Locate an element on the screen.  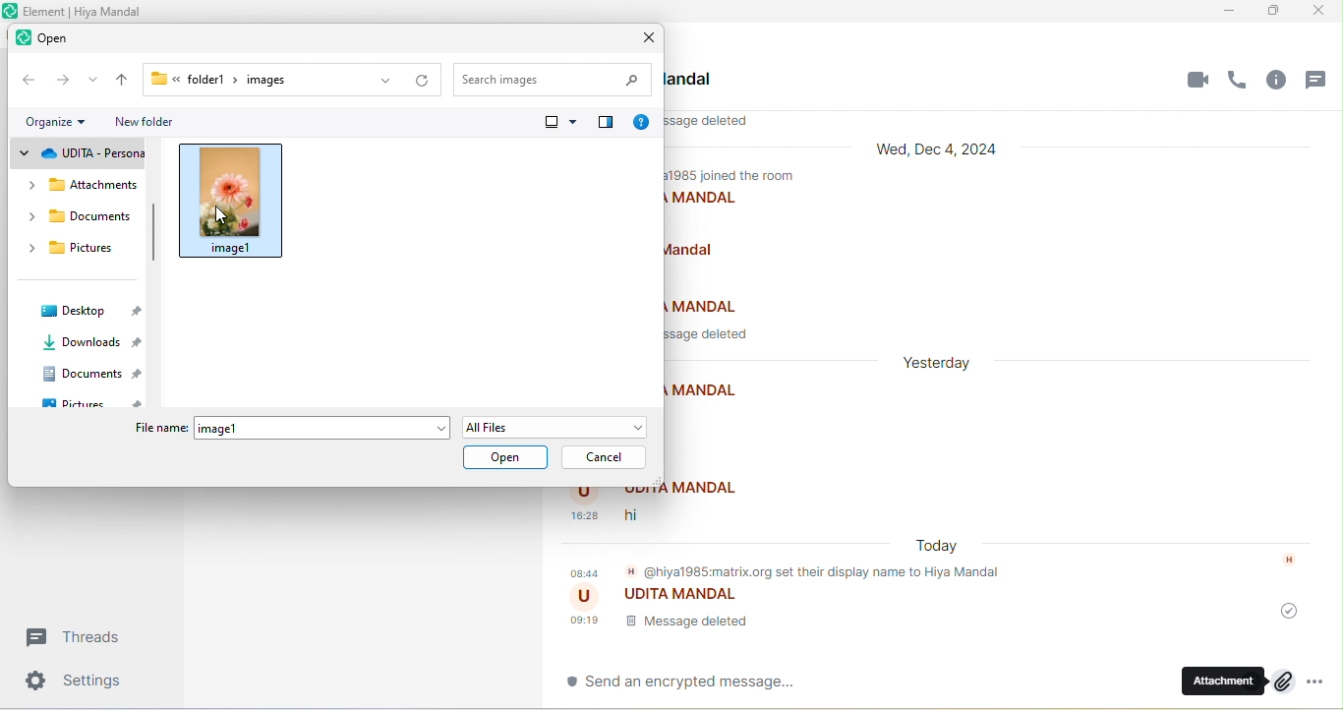
previous location is located at coordinates (381, 82).